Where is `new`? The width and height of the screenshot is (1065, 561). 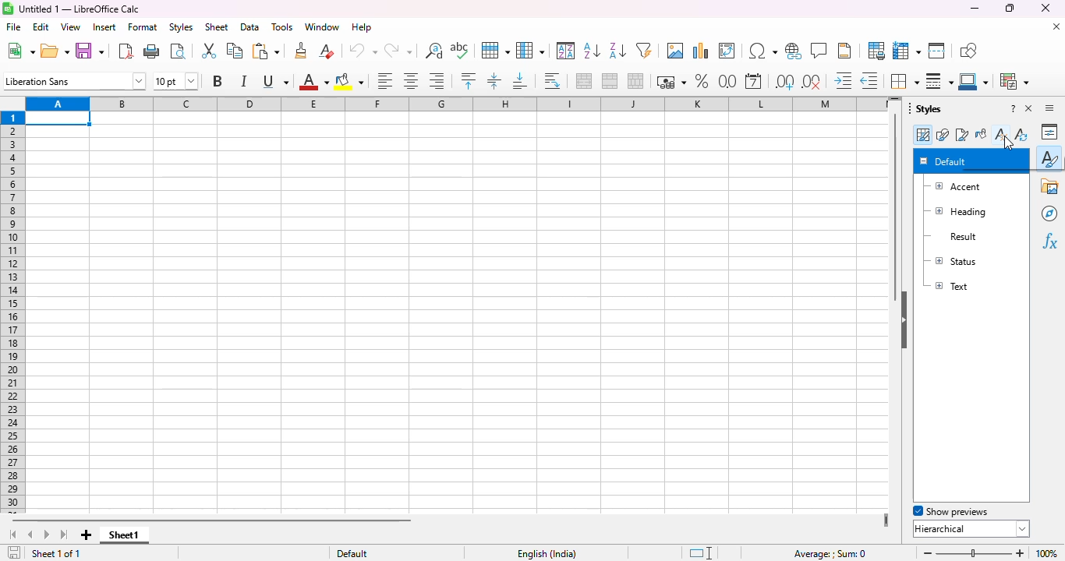 new is located at coordinates (19, 51).